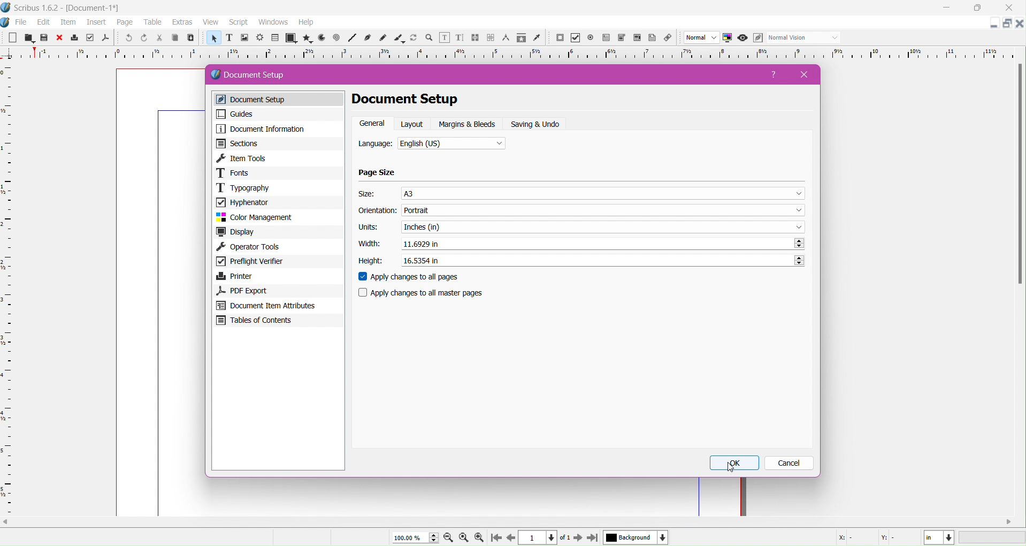 This screenshot has width=1026, height=546. I want to click on Preflight Verifier, so click(277, 262).